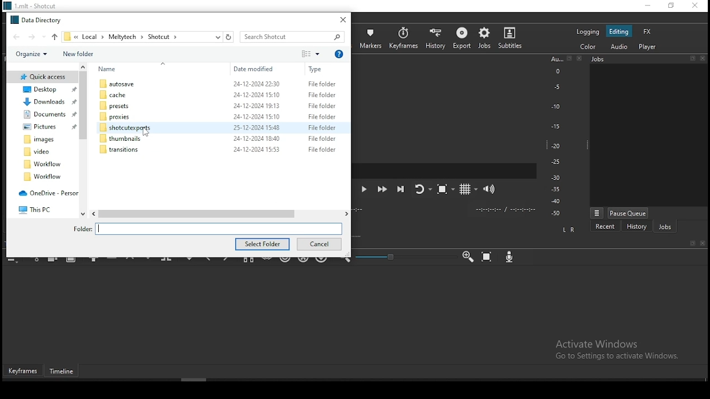 The height and width of the screenshot is (399, 710). What do you see at coordinates (491, 187) in the screenshot?
I see `show volume control` at bounding box center [491, 187].